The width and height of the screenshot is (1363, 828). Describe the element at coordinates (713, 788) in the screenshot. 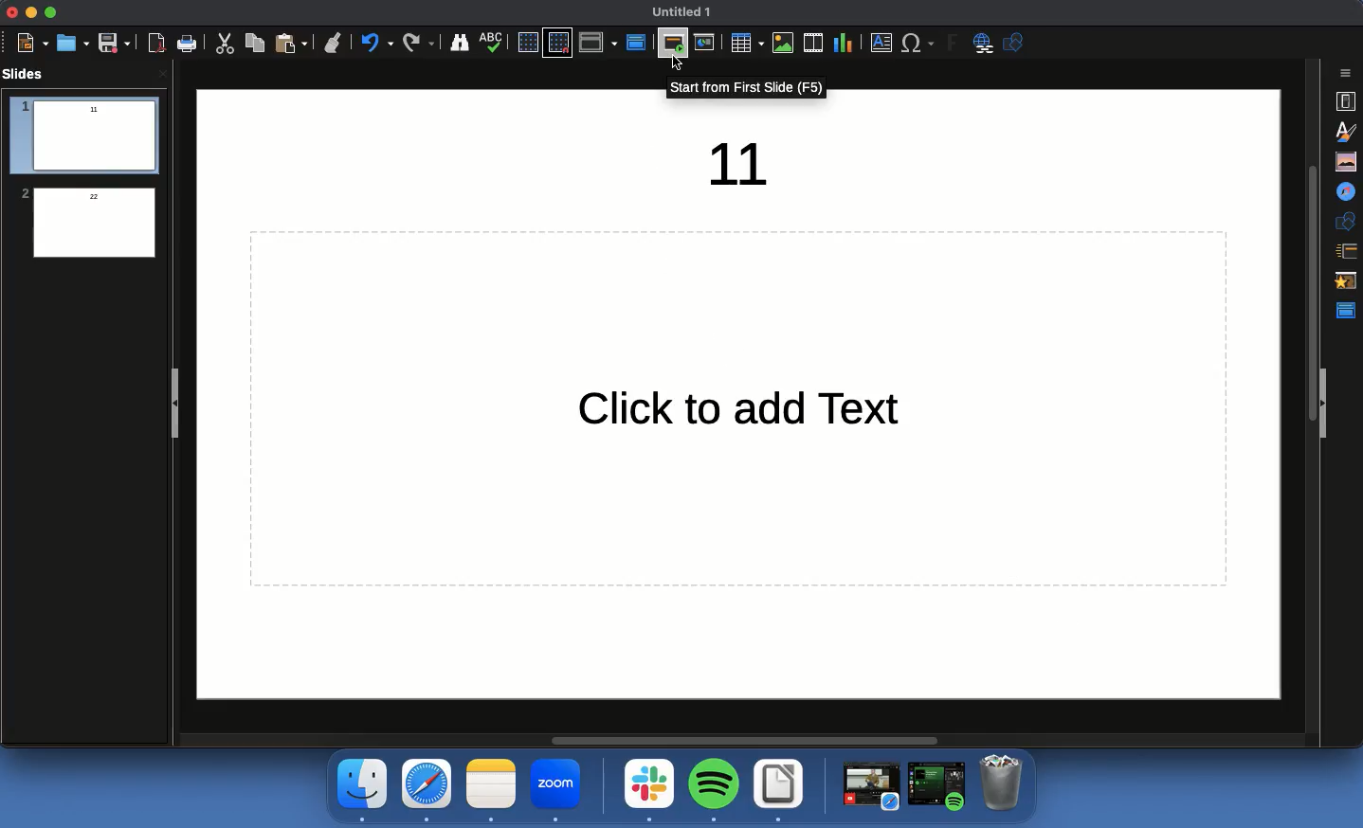

I see `Spotify` at that location.